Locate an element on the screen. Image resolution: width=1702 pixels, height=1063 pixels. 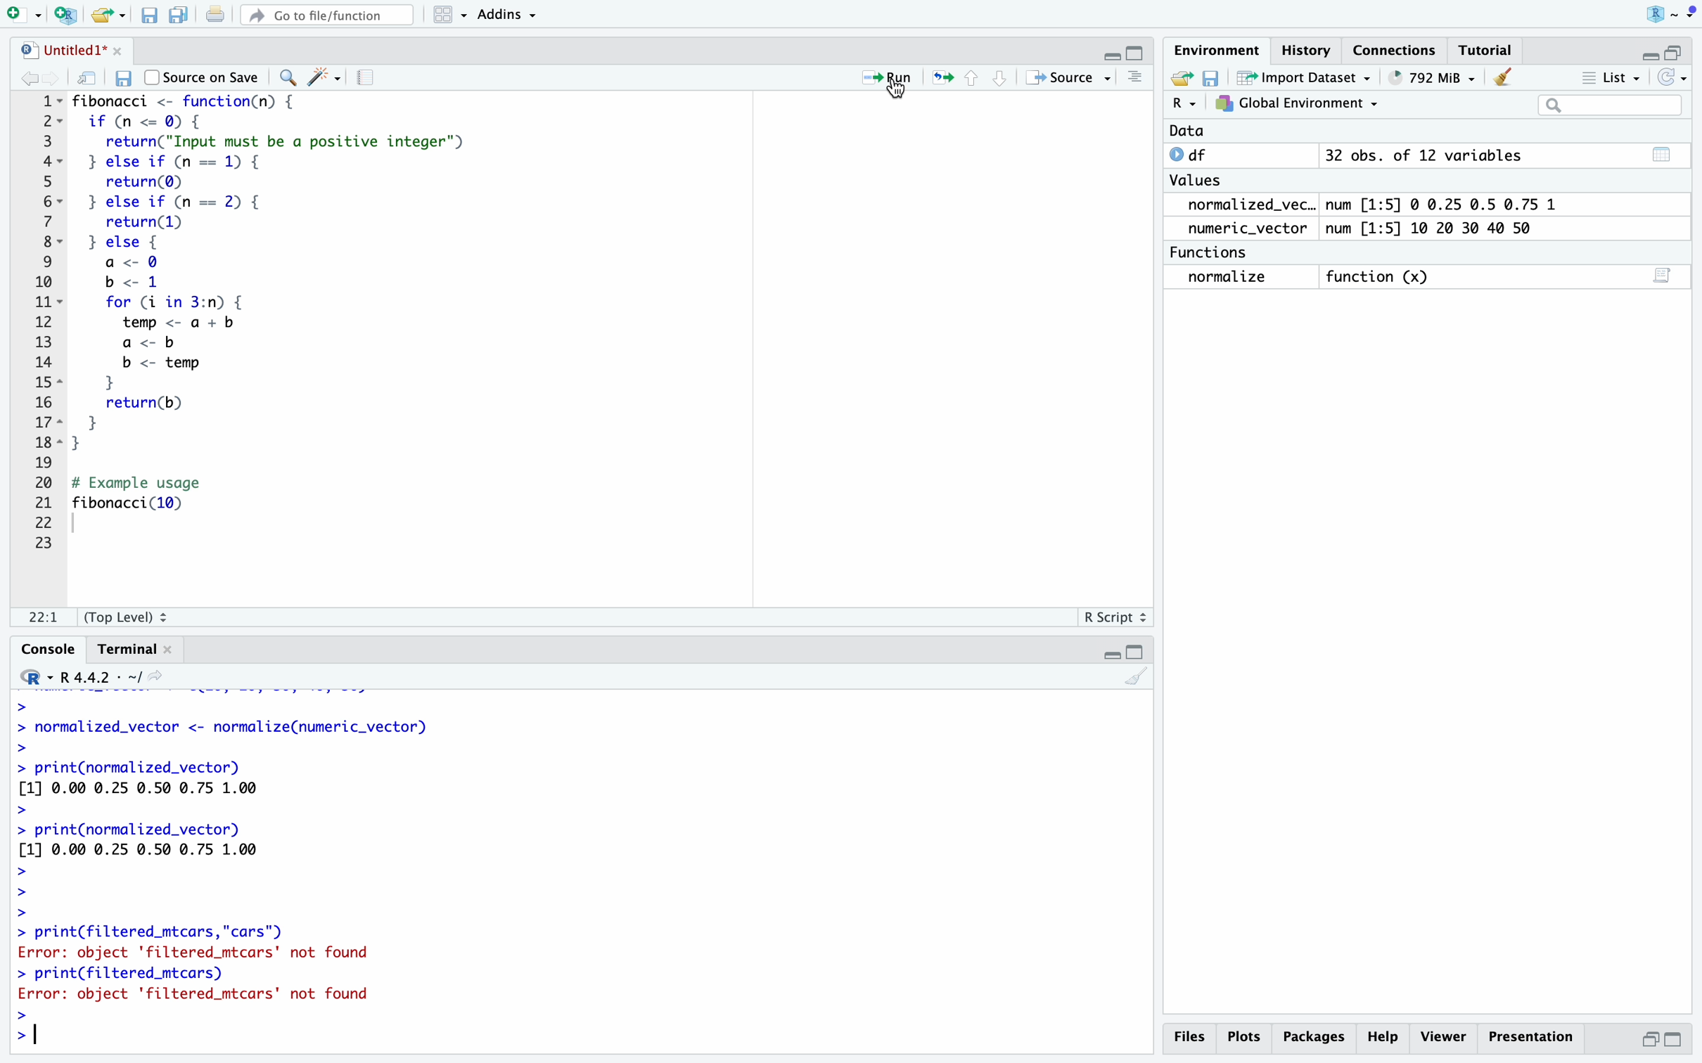
new file is located at coordinates (23, 15).